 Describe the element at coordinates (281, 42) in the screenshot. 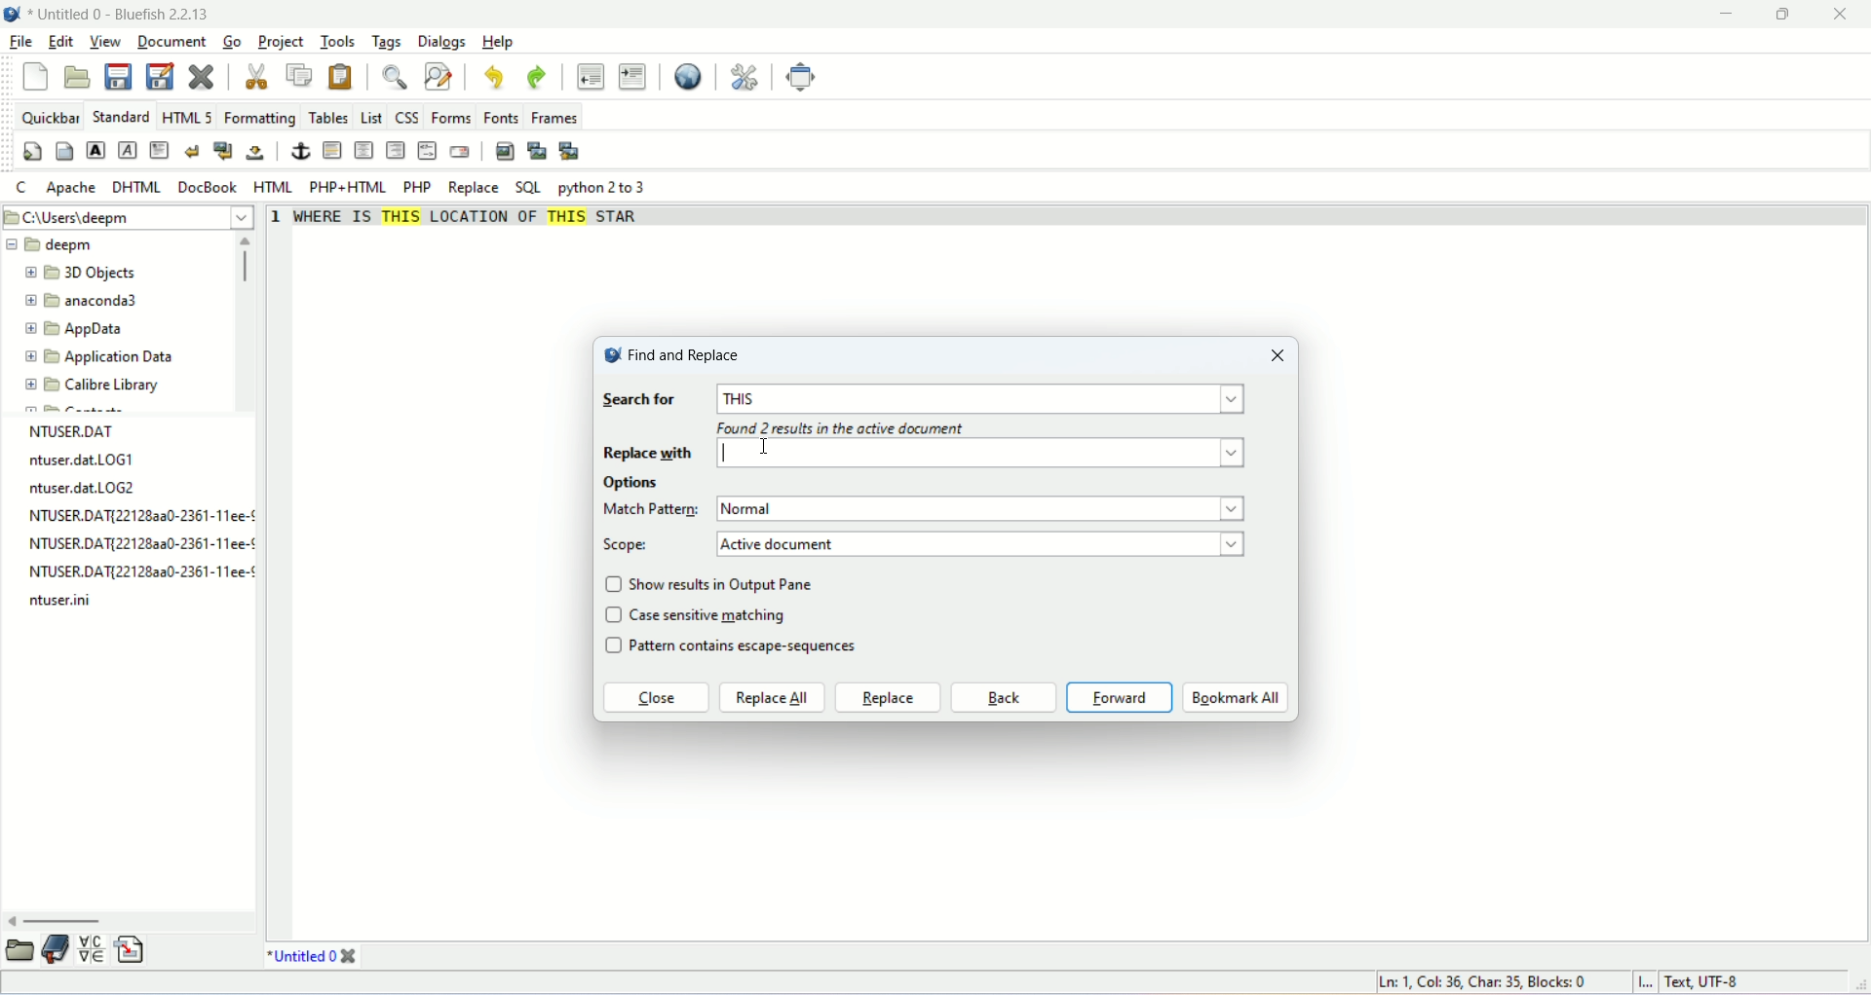

I see `project` at that location.